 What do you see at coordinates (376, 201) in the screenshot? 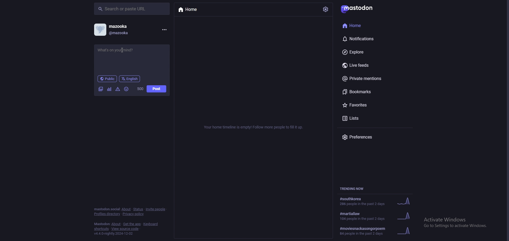
I see `trending` at bounding box center [376, 201].